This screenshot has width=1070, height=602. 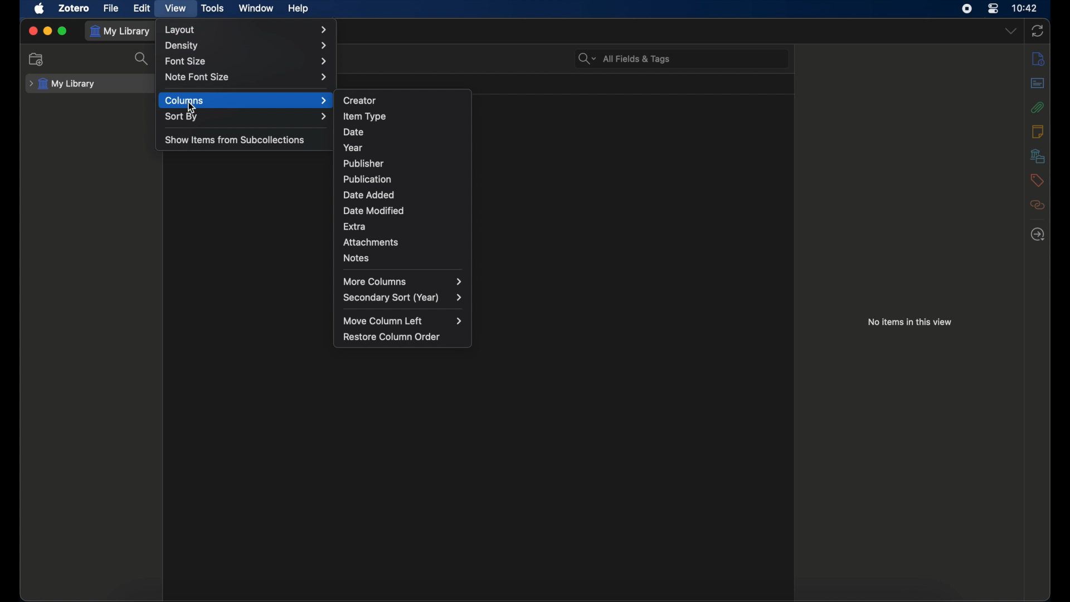 I want to click on libraries, so click(x=1038, y=156).